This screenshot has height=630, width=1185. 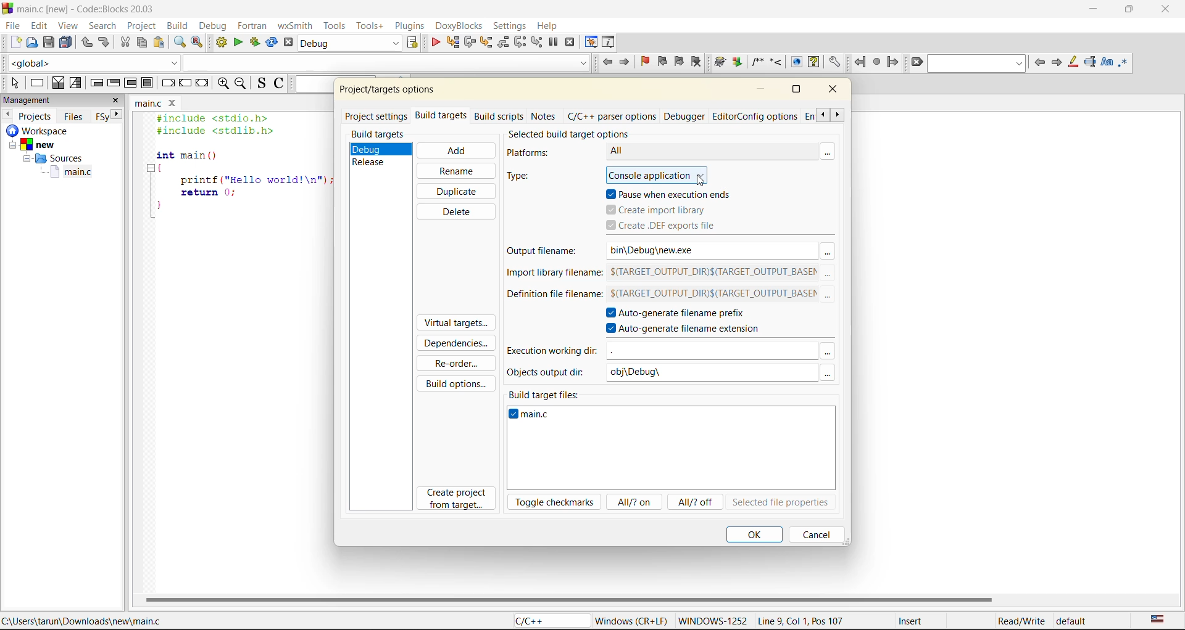 I want to click on run, so click(x=239, y=41).